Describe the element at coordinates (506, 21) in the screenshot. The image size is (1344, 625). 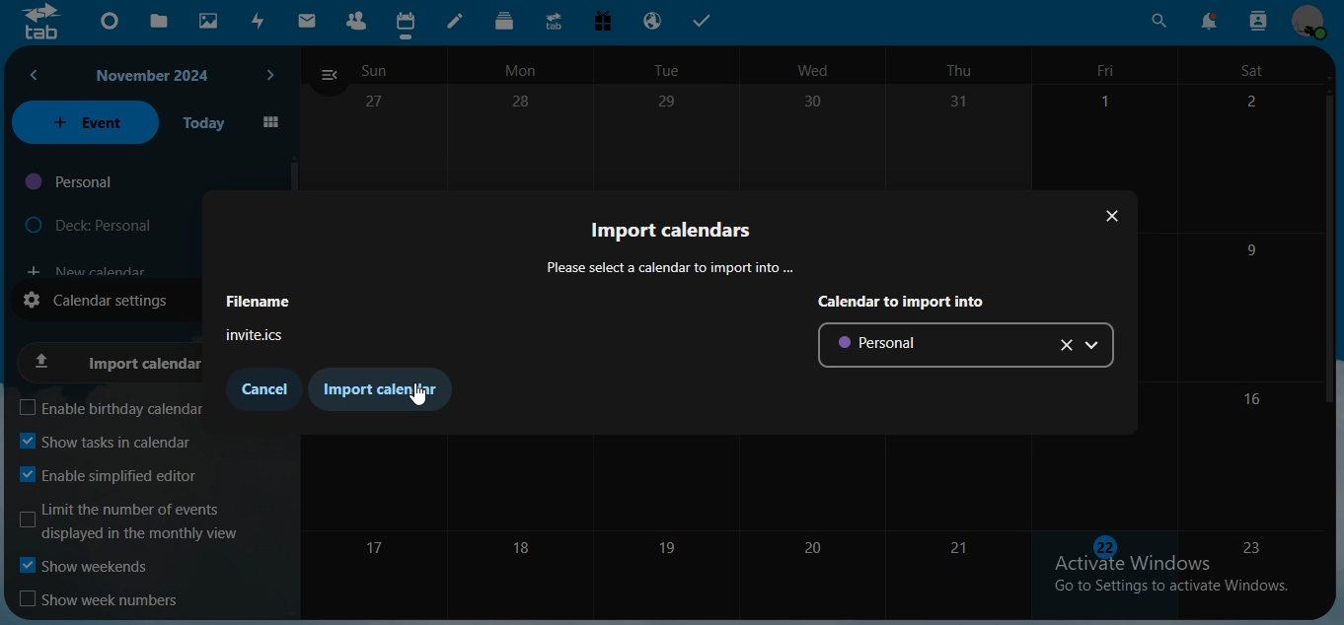
I see `deck` at that location.